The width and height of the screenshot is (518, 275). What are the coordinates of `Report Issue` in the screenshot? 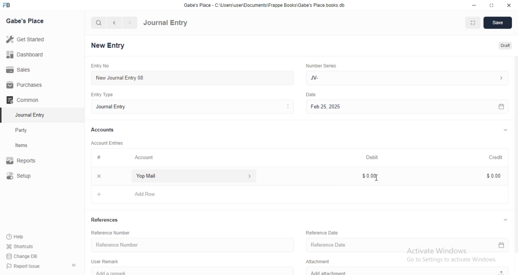 It's located at (27, 266).